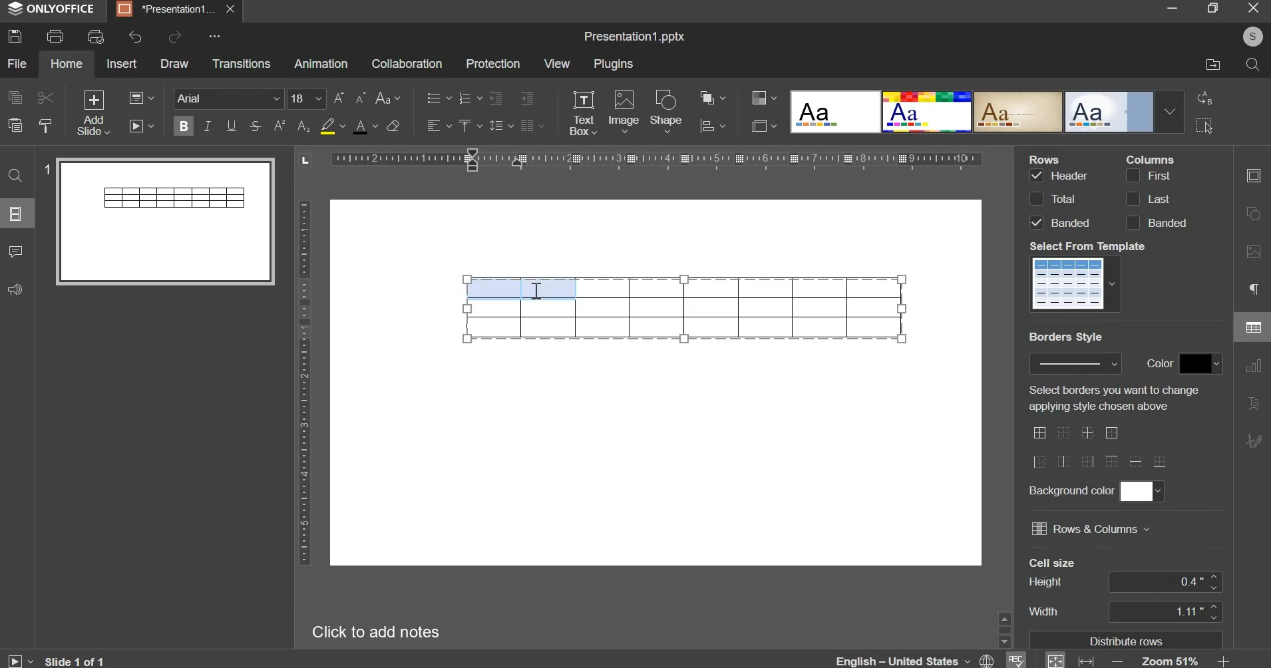  What do you see at coordinates (393, 125) in the screenshot?
I see `clear style` at bounding box center [393, 125].